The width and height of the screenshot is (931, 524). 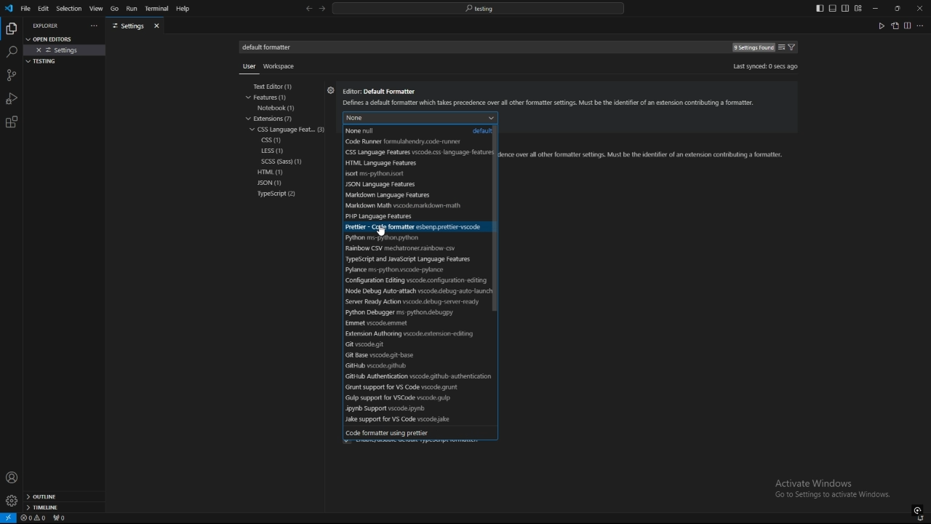 What do you see at coordinates (918, 509) in the screenshot?
I see `GO LIVE` at bounding box center [918, 509].